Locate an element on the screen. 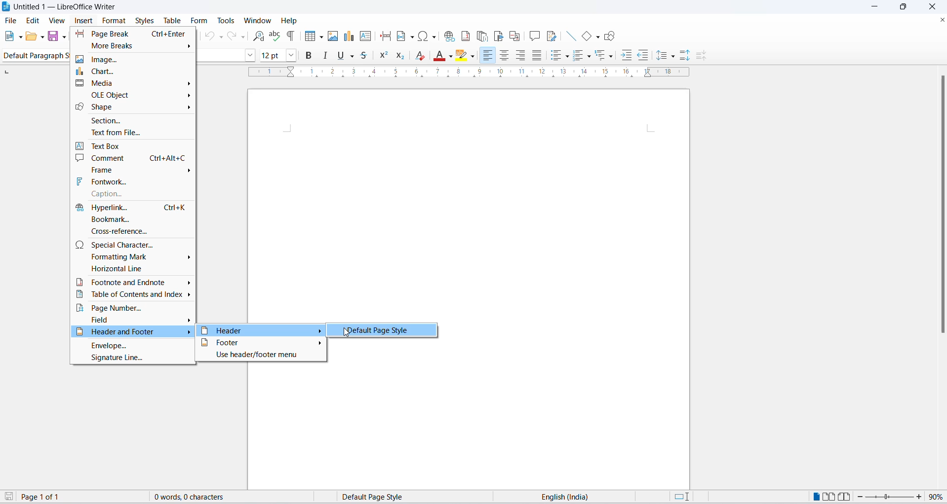 The width and height of the screenshot is (947, 504). horizontal line is located at coordinates (132, 270).